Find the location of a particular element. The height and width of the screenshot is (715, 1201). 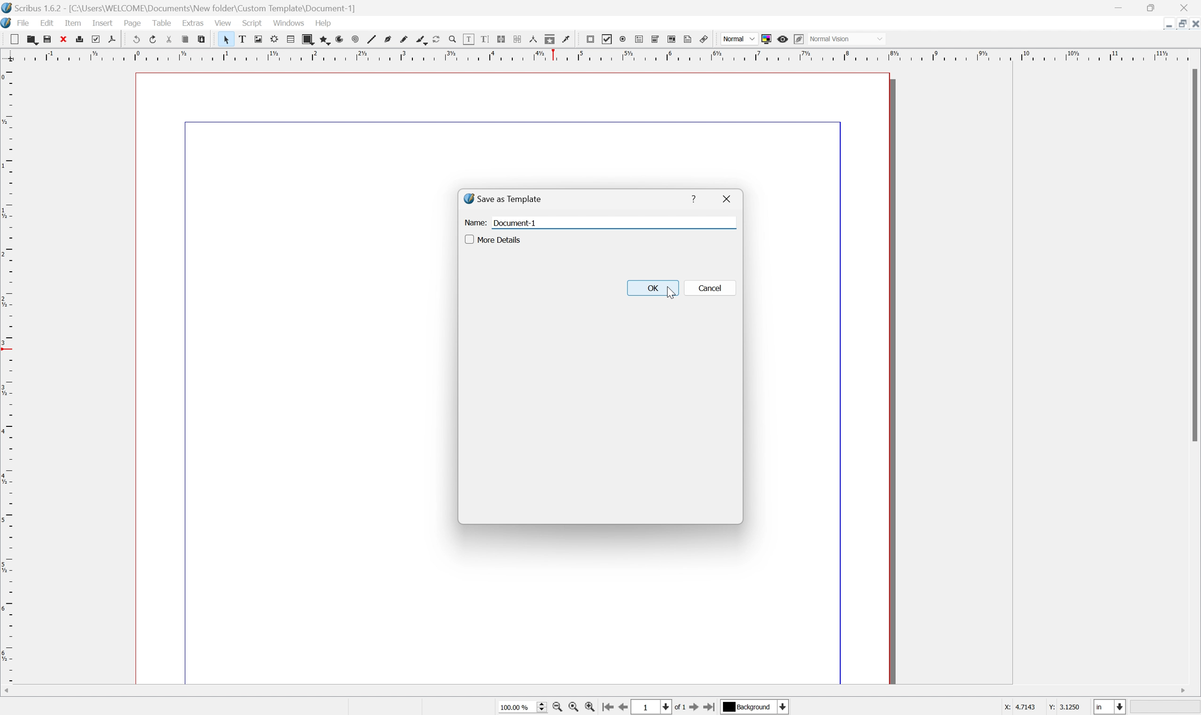

Go to last page is located at coordinates (710, 708).